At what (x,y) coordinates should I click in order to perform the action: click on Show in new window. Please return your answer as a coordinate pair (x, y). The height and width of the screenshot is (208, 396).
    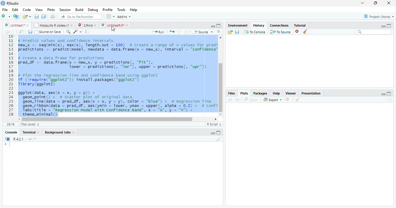
    Looking at the image, I should click on (21, 32).